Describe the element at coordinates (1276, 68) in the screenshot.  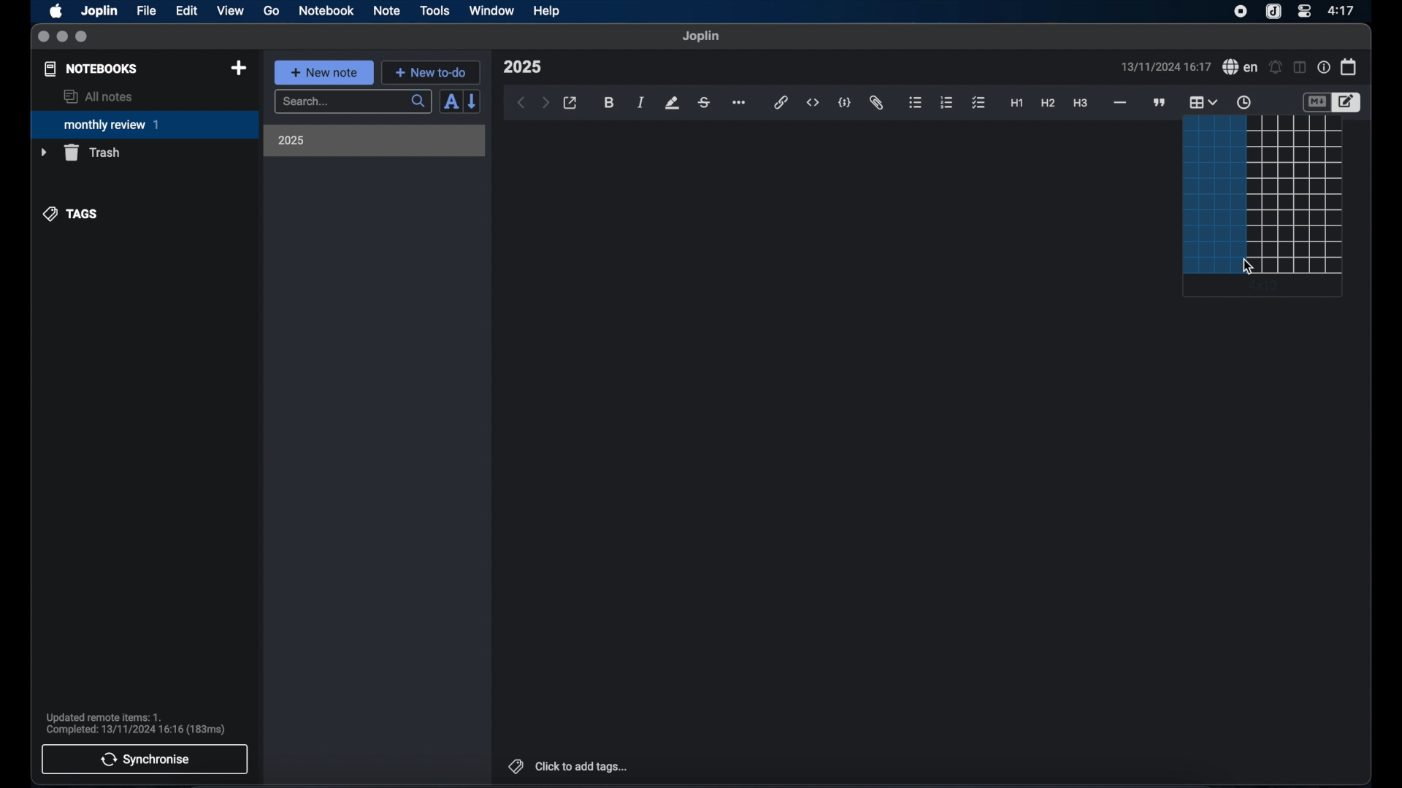
I see `set alarm` at that location.